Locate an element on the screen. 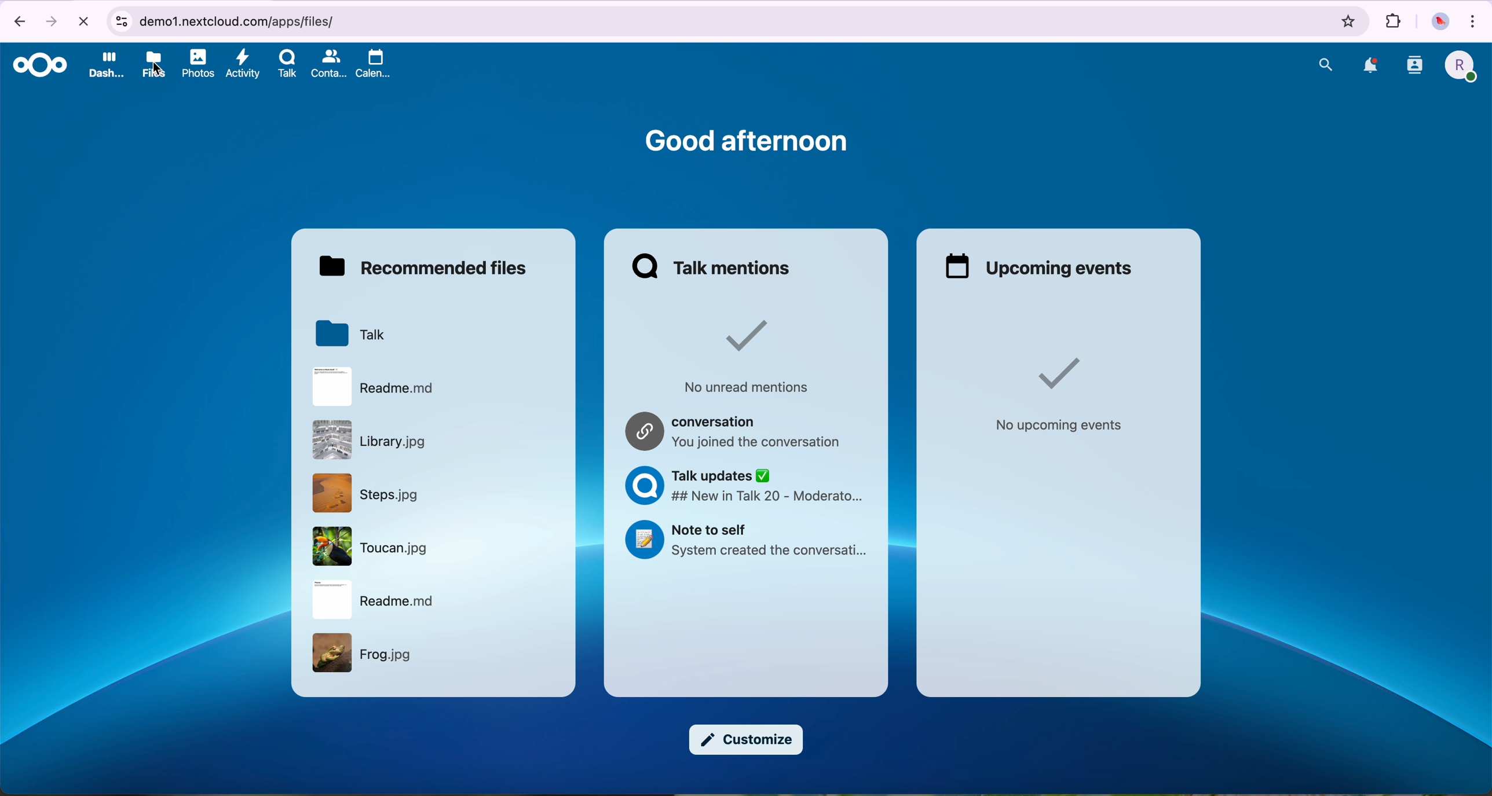  search is located at coordinates (1326, 64).